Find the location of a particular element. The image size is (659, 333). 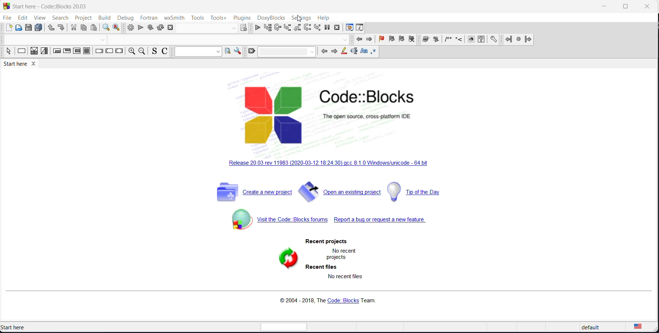

counting loop is located at coordinates (76, 52).